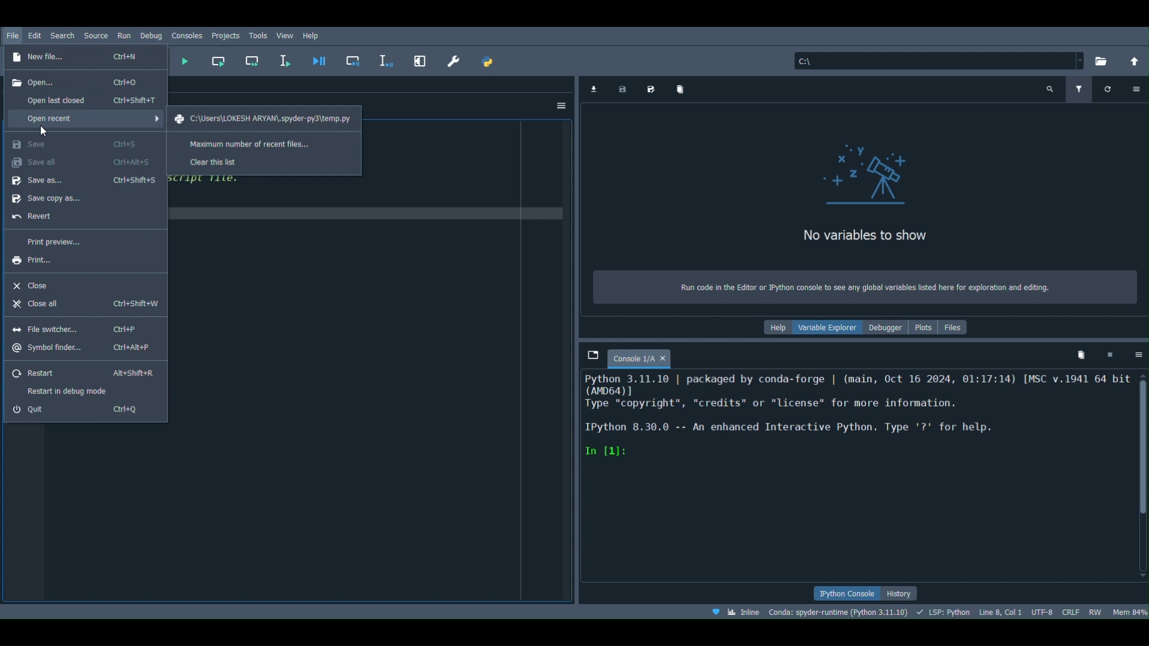 The width and height of the screenshot is (1149, 646). Describe the element at coordinates (87, 98) in the screenshot. I see `Open last closed` at that location.